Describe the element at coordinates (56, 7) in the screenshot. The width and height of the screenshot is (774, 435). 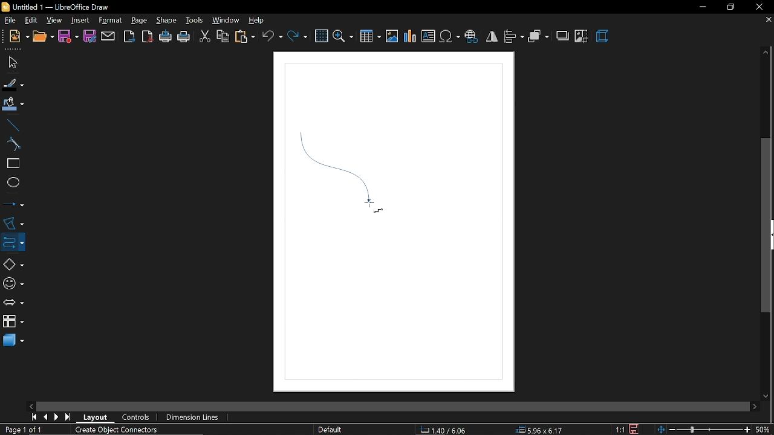
I see `Untitled 1 - LibreOffice Draw` at that location.